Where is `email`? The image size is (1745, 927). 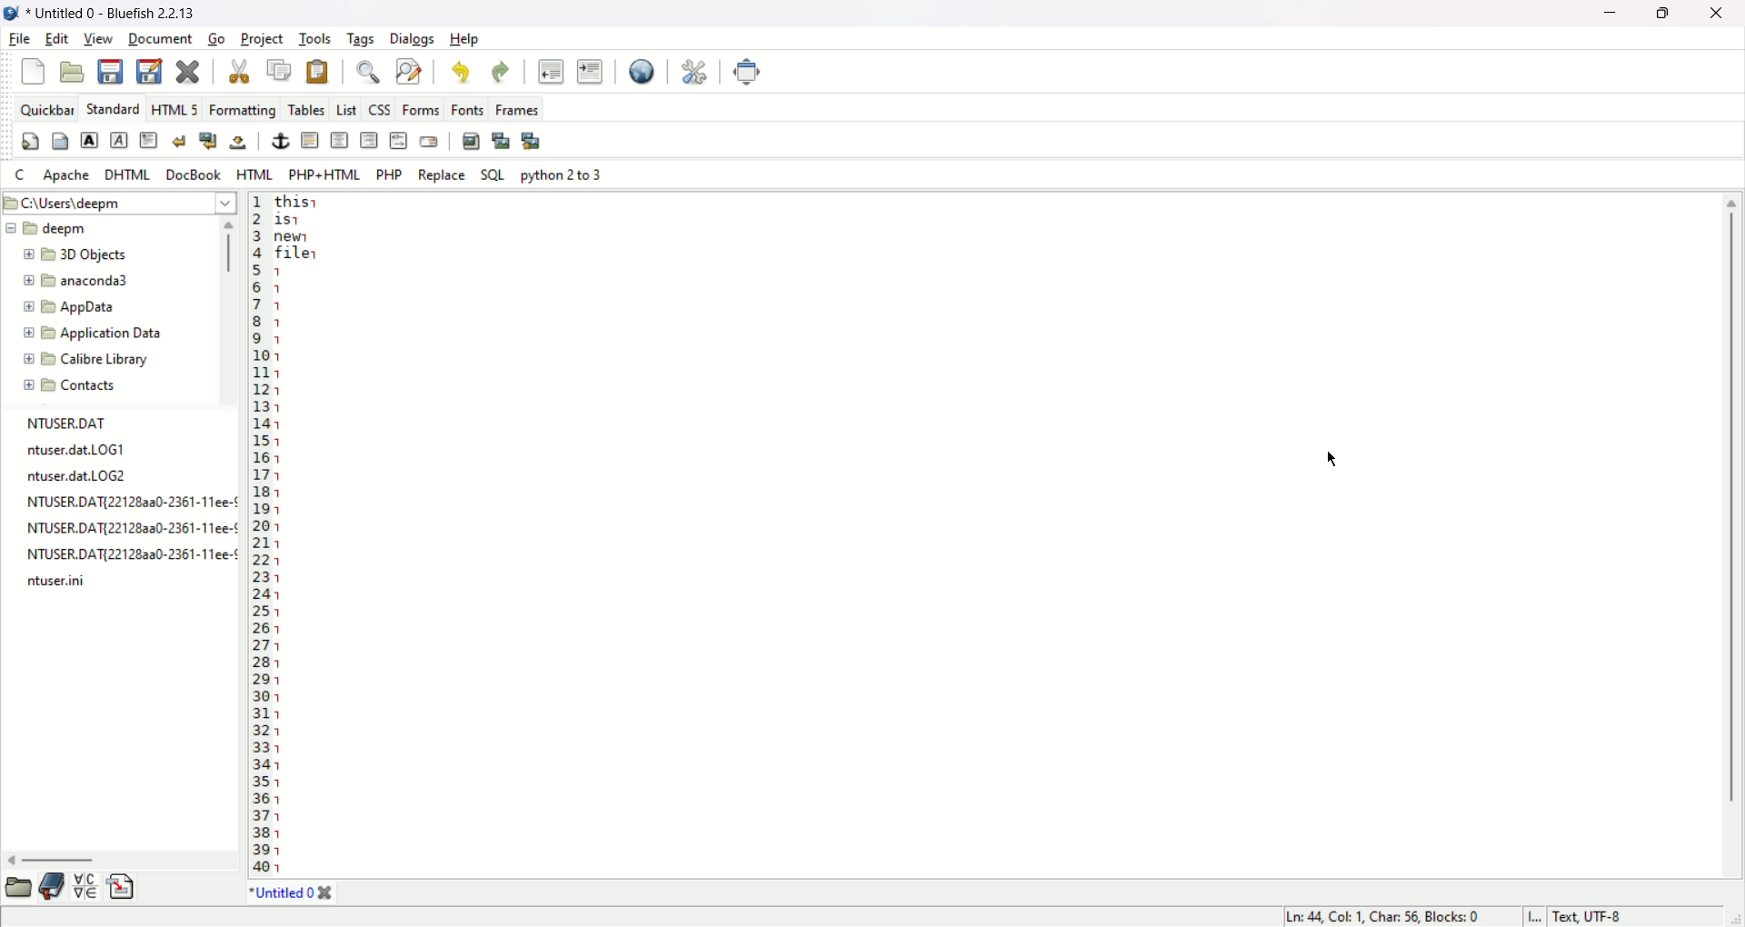 email is located at coordinates (429, 141).